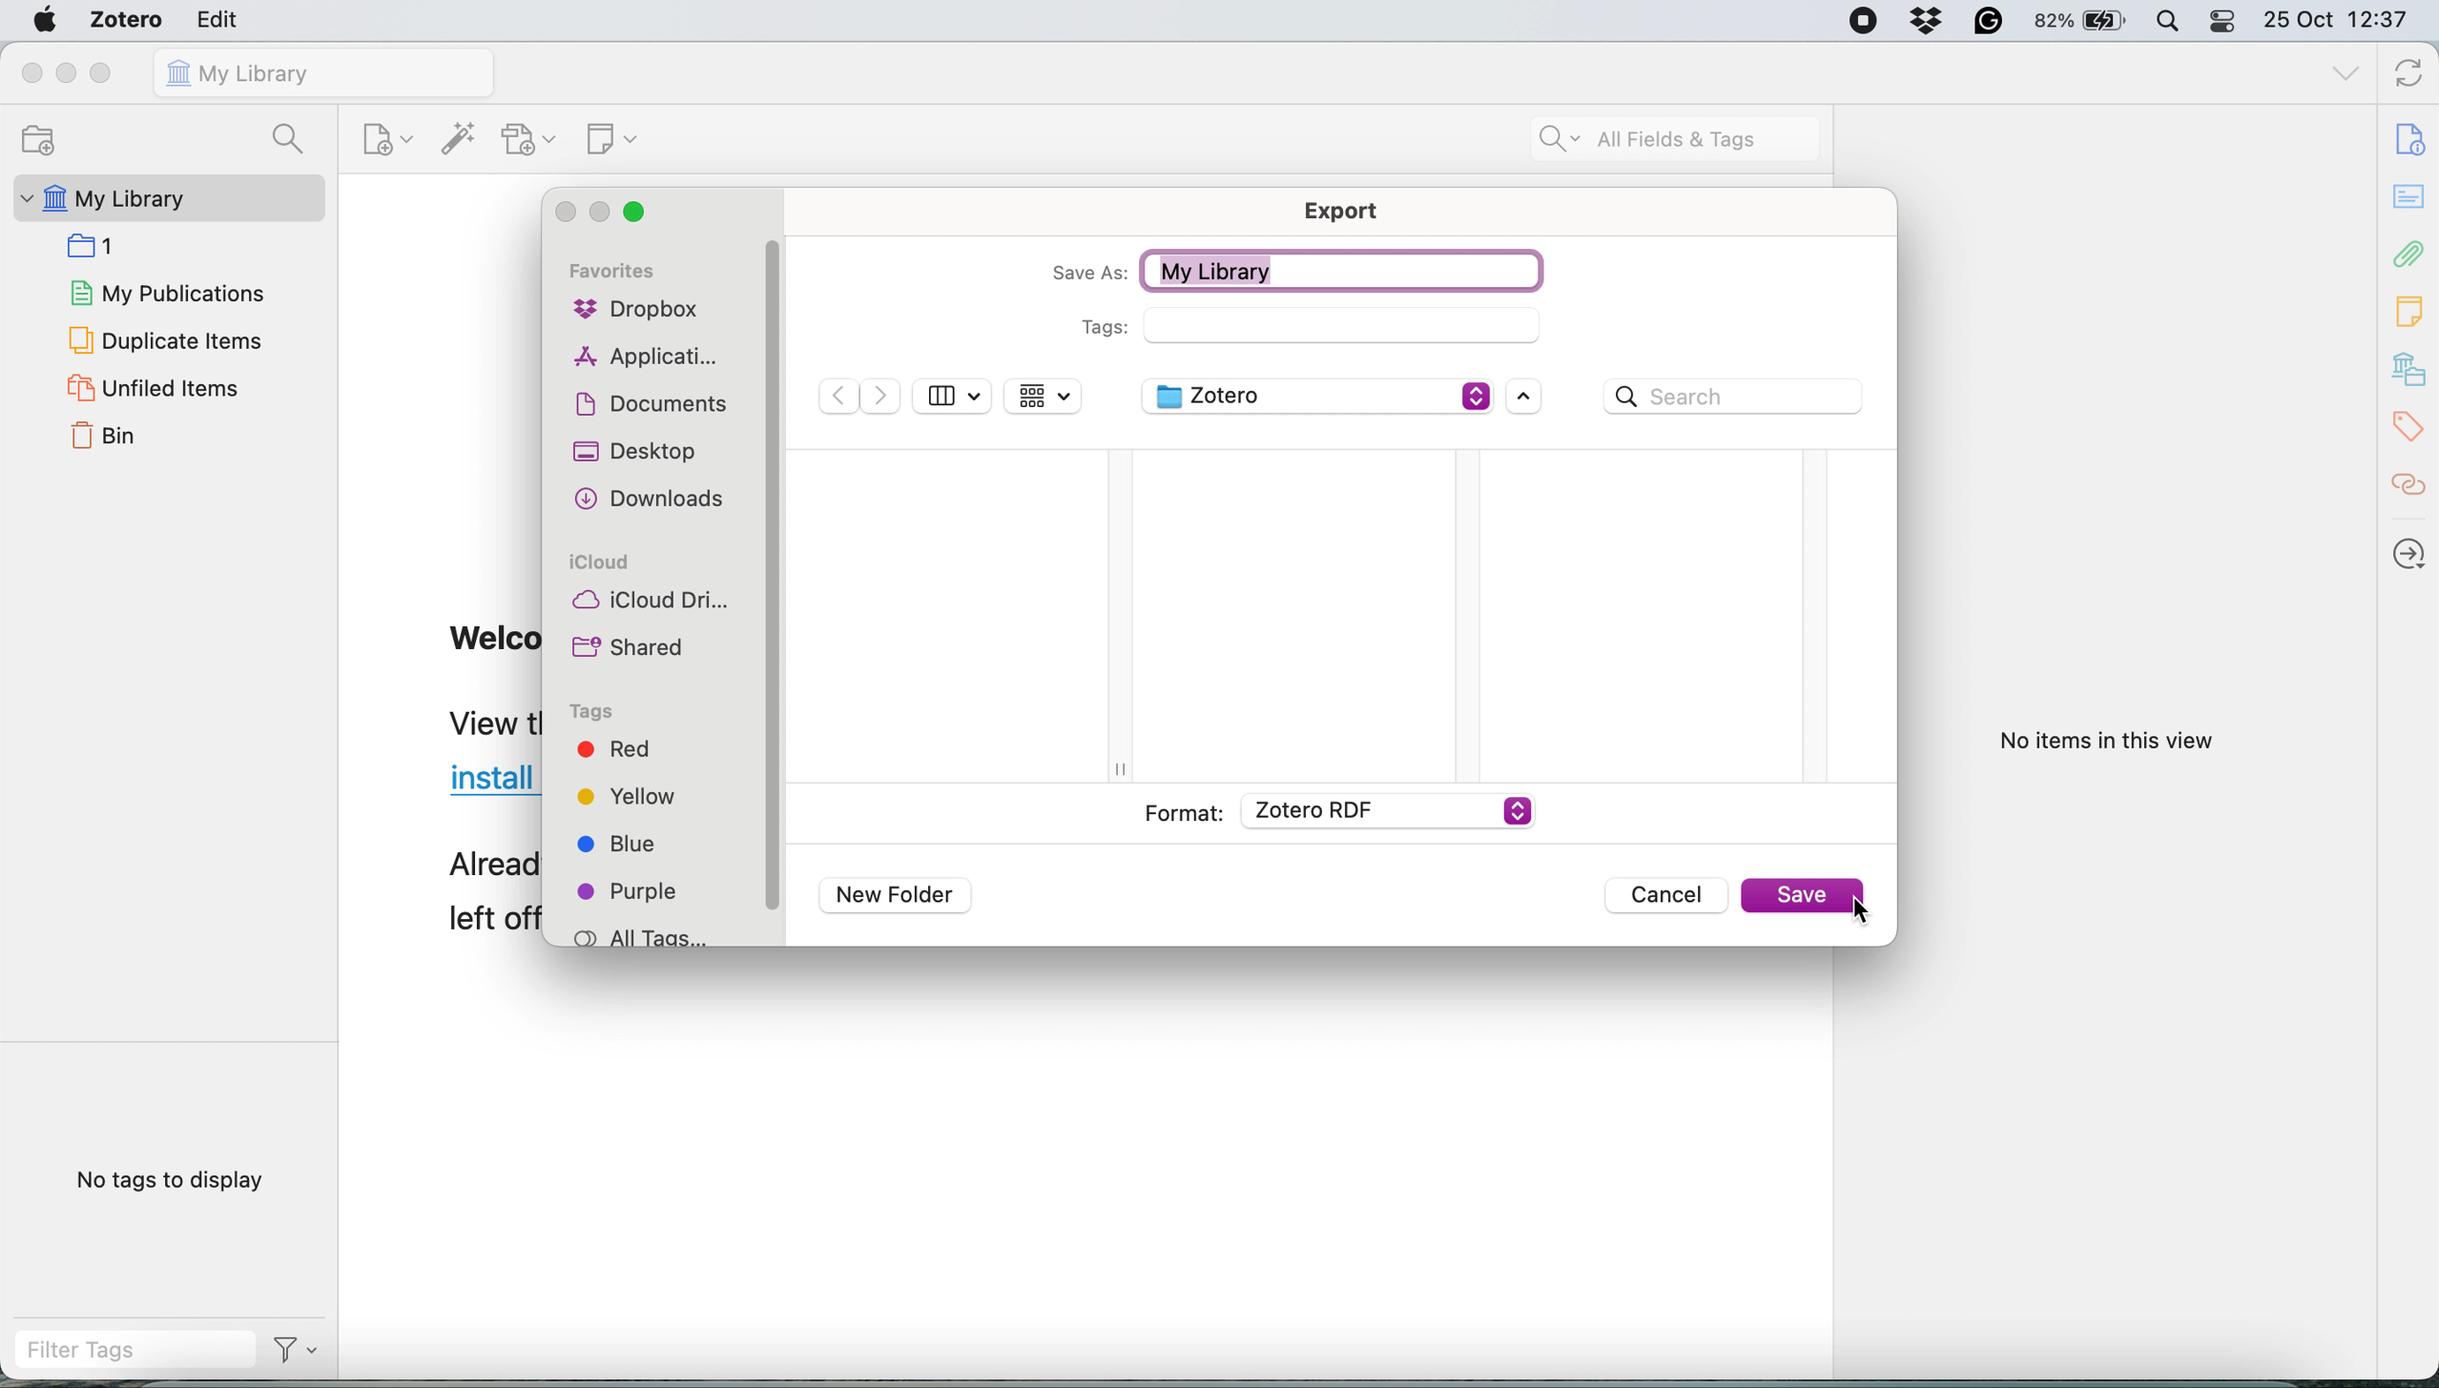 This screenshot has width=2439, height=1388. What do you see at coordinates (222, 20) in the screenshot?
I see `Edit` at bounding box center [222, 20].